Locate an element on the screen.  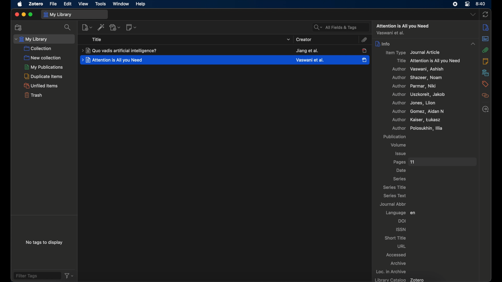
doi is located at coordinates (403, 221).